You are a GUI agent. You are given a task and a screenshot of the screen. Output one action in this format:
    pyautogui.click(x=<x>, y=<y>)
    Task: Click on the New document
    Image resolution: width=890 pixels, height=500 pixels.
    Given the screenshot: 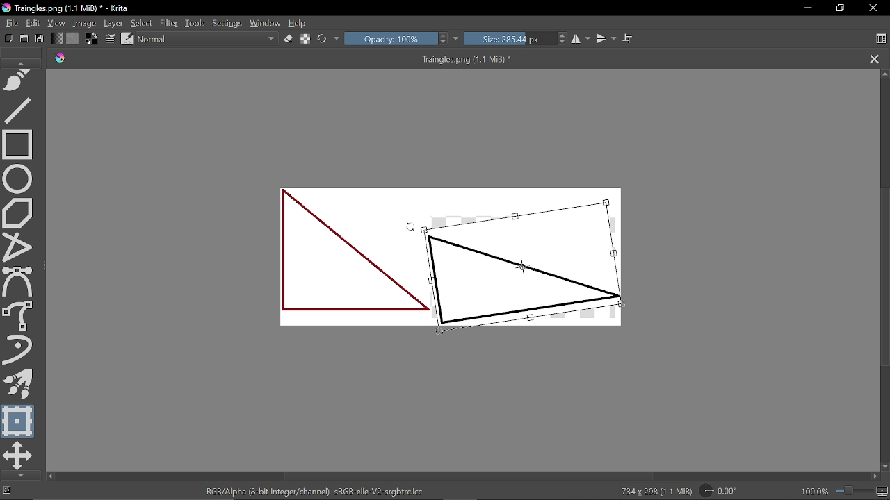 What is the action you would take?
    pyautogui.click(x=7, y=37)
    